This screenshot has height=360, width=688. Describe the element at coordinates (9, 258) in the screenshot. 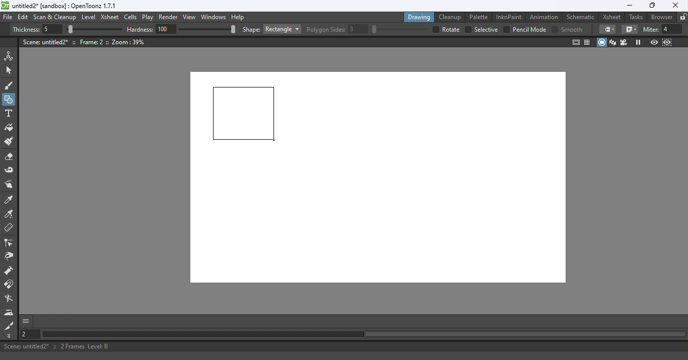

I see `Pinch tool` at that location.